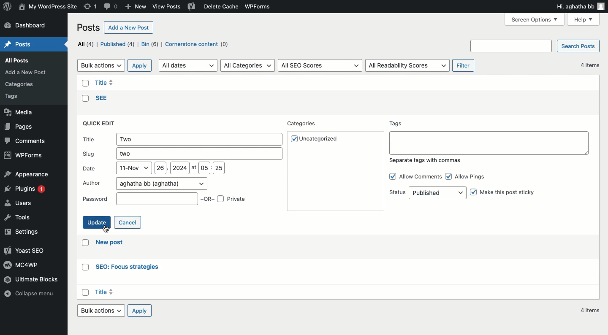 This screenshot has width=608, height=335. Describe the element at coordinates (86, 292) in the screenshot. I see `Checkbox` at that location.